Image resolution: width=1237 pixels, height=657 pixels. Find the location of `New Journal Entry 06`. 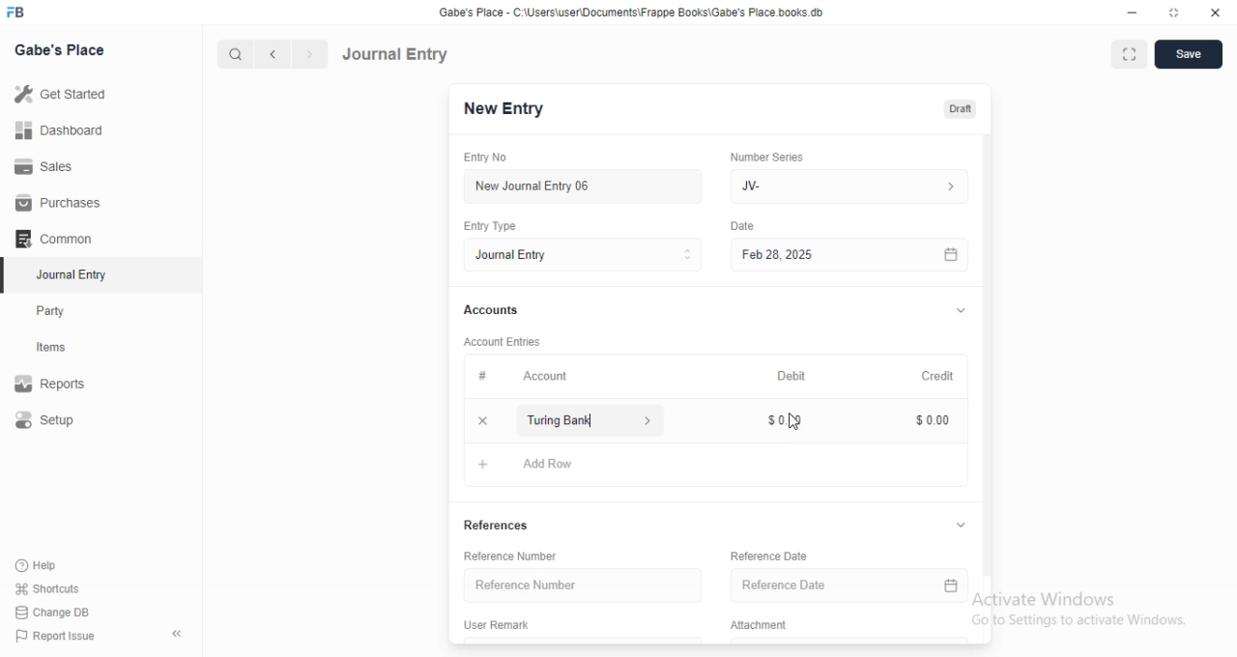

New Journal Entry 06 is located at coordinates (577, 185).